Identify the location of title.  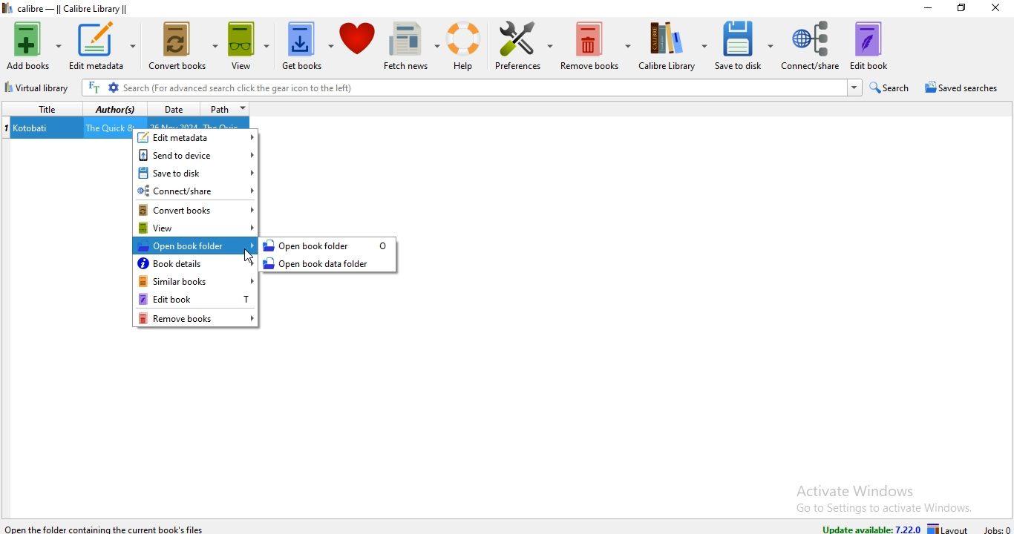
(41, 109).